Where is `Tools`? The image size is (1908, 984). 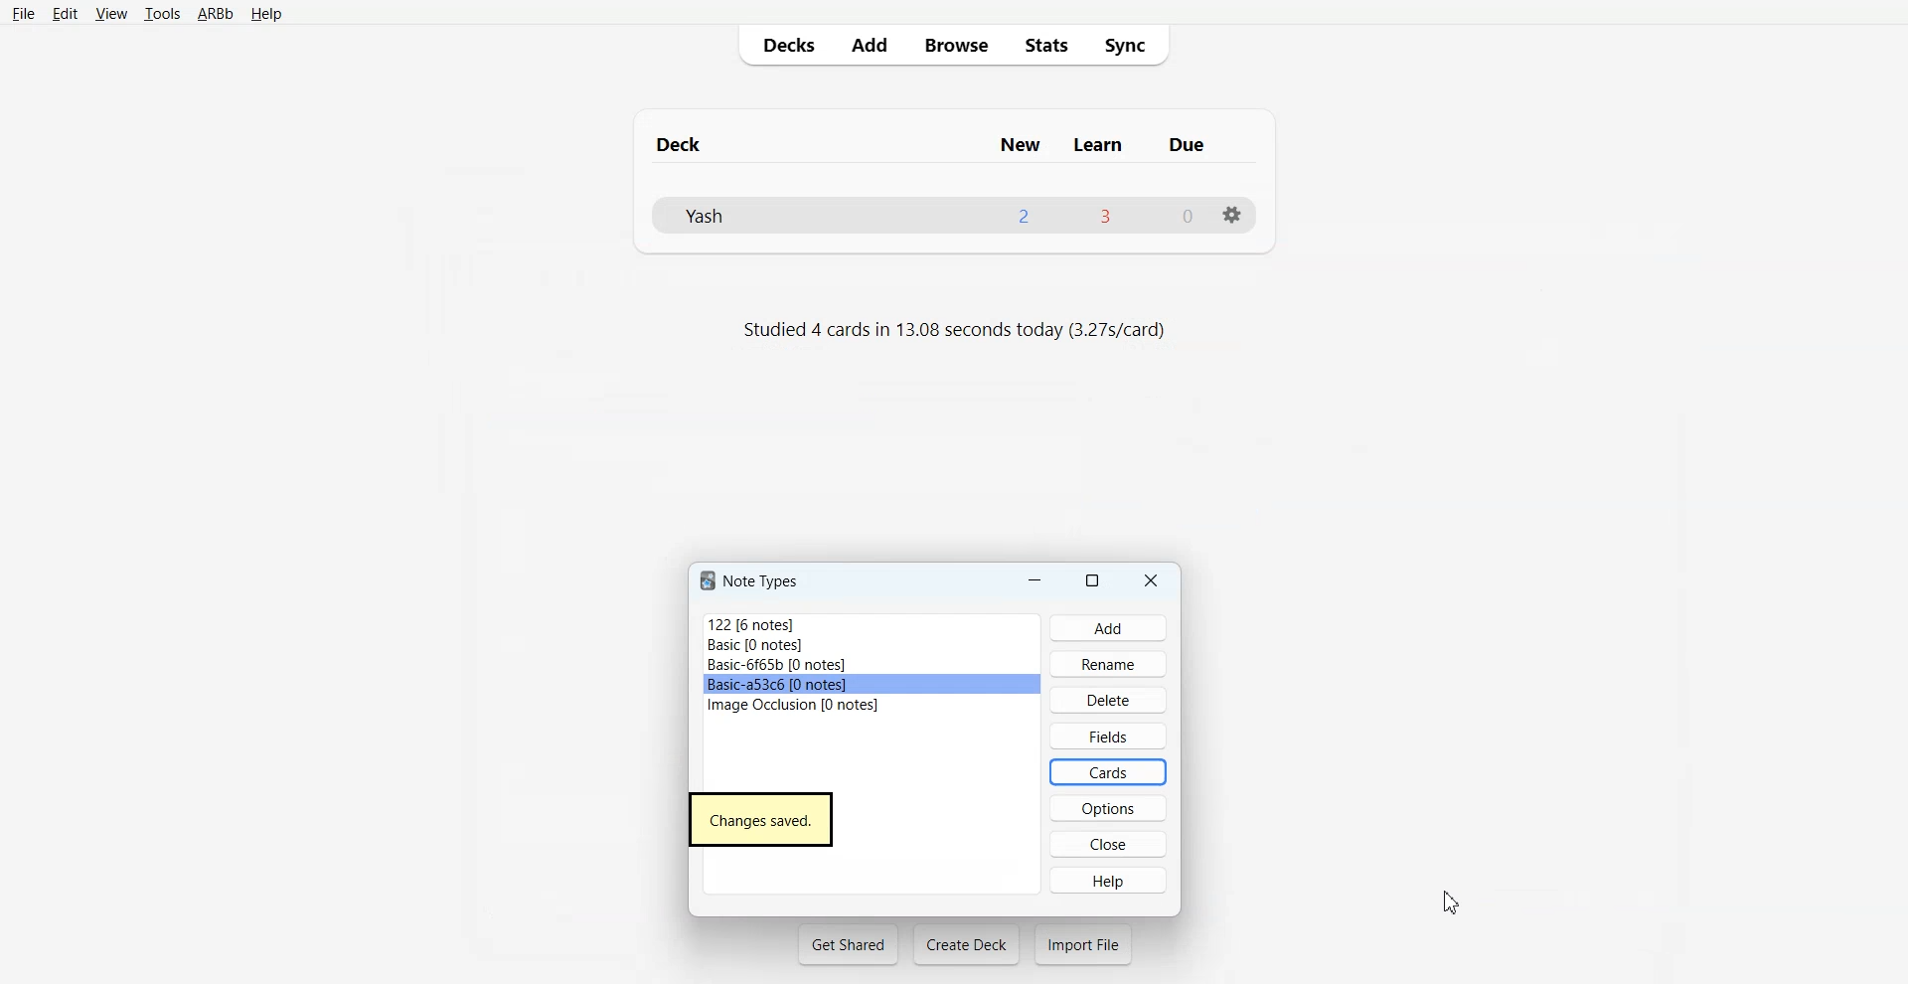
Tools is located at coordinates (162, 15).